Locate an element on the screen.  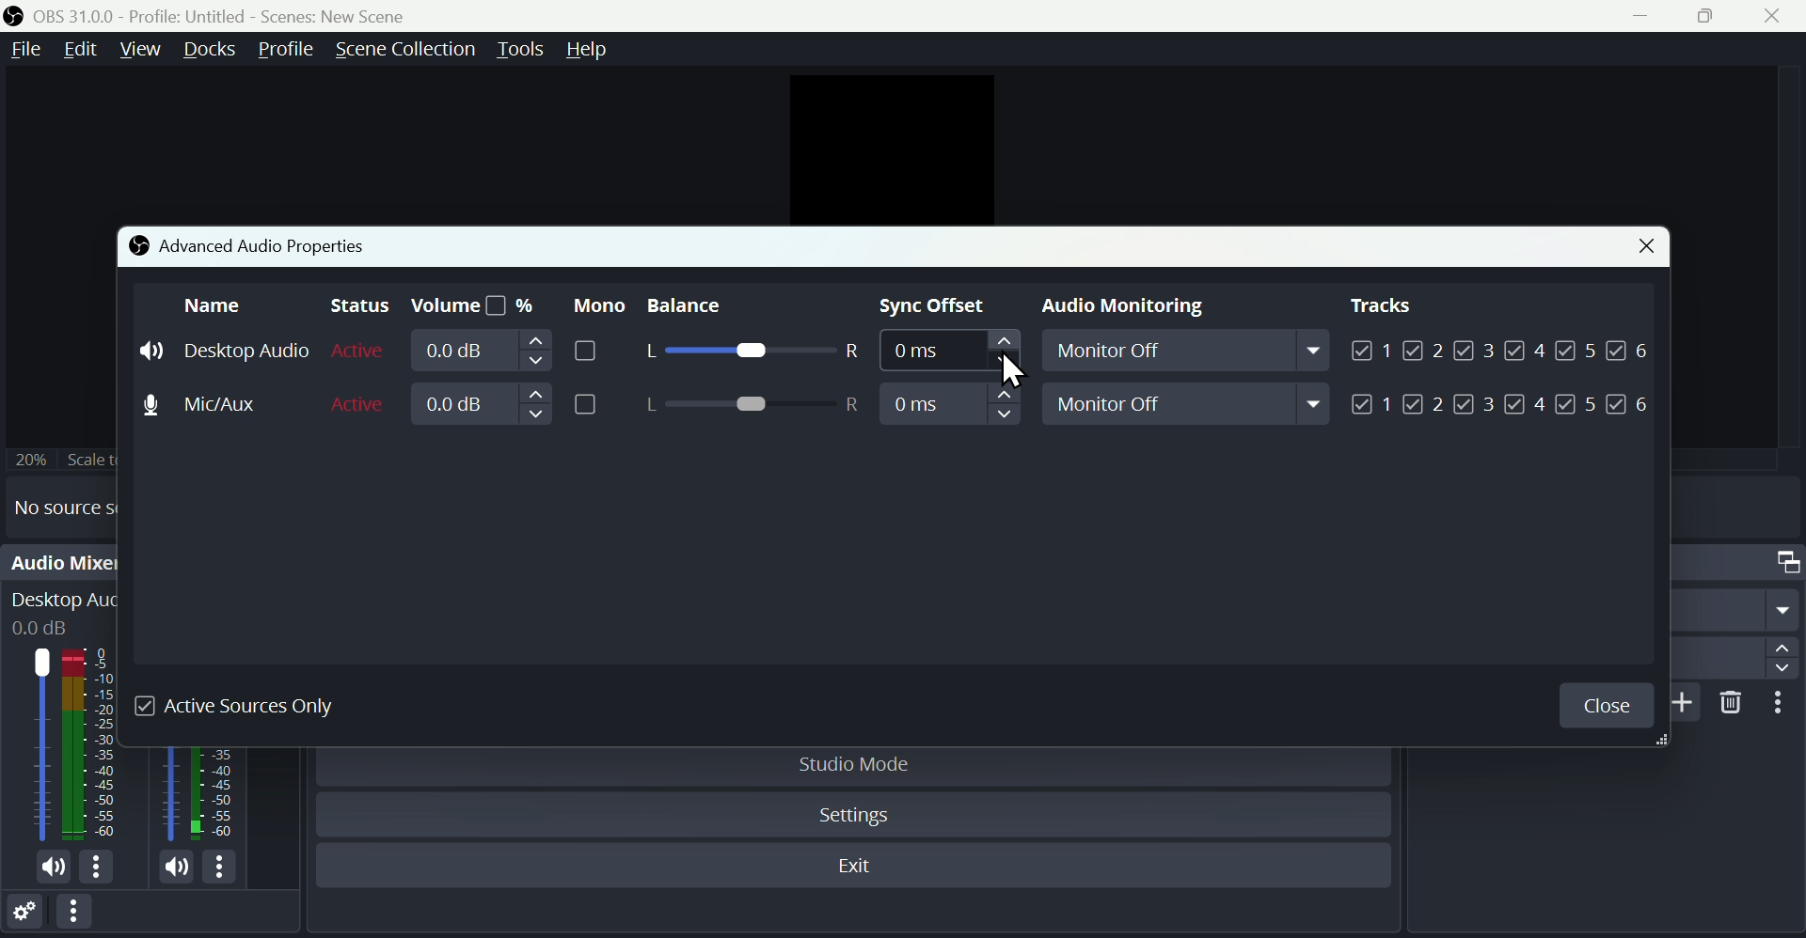
(un)check Track 2 is located at coordinates (1424, 404).